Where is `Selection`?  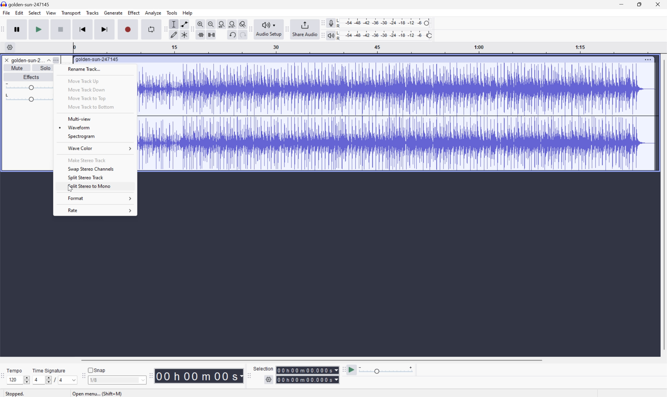 Selection is located at coordinates (264, 368).